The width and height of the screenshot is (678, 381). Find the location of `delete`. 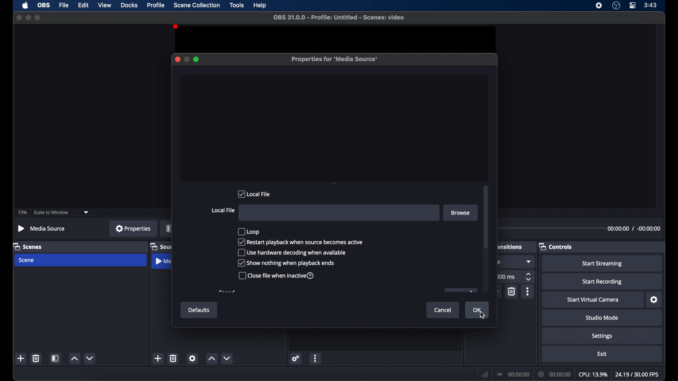

delete is located at coordinates (36, 358).